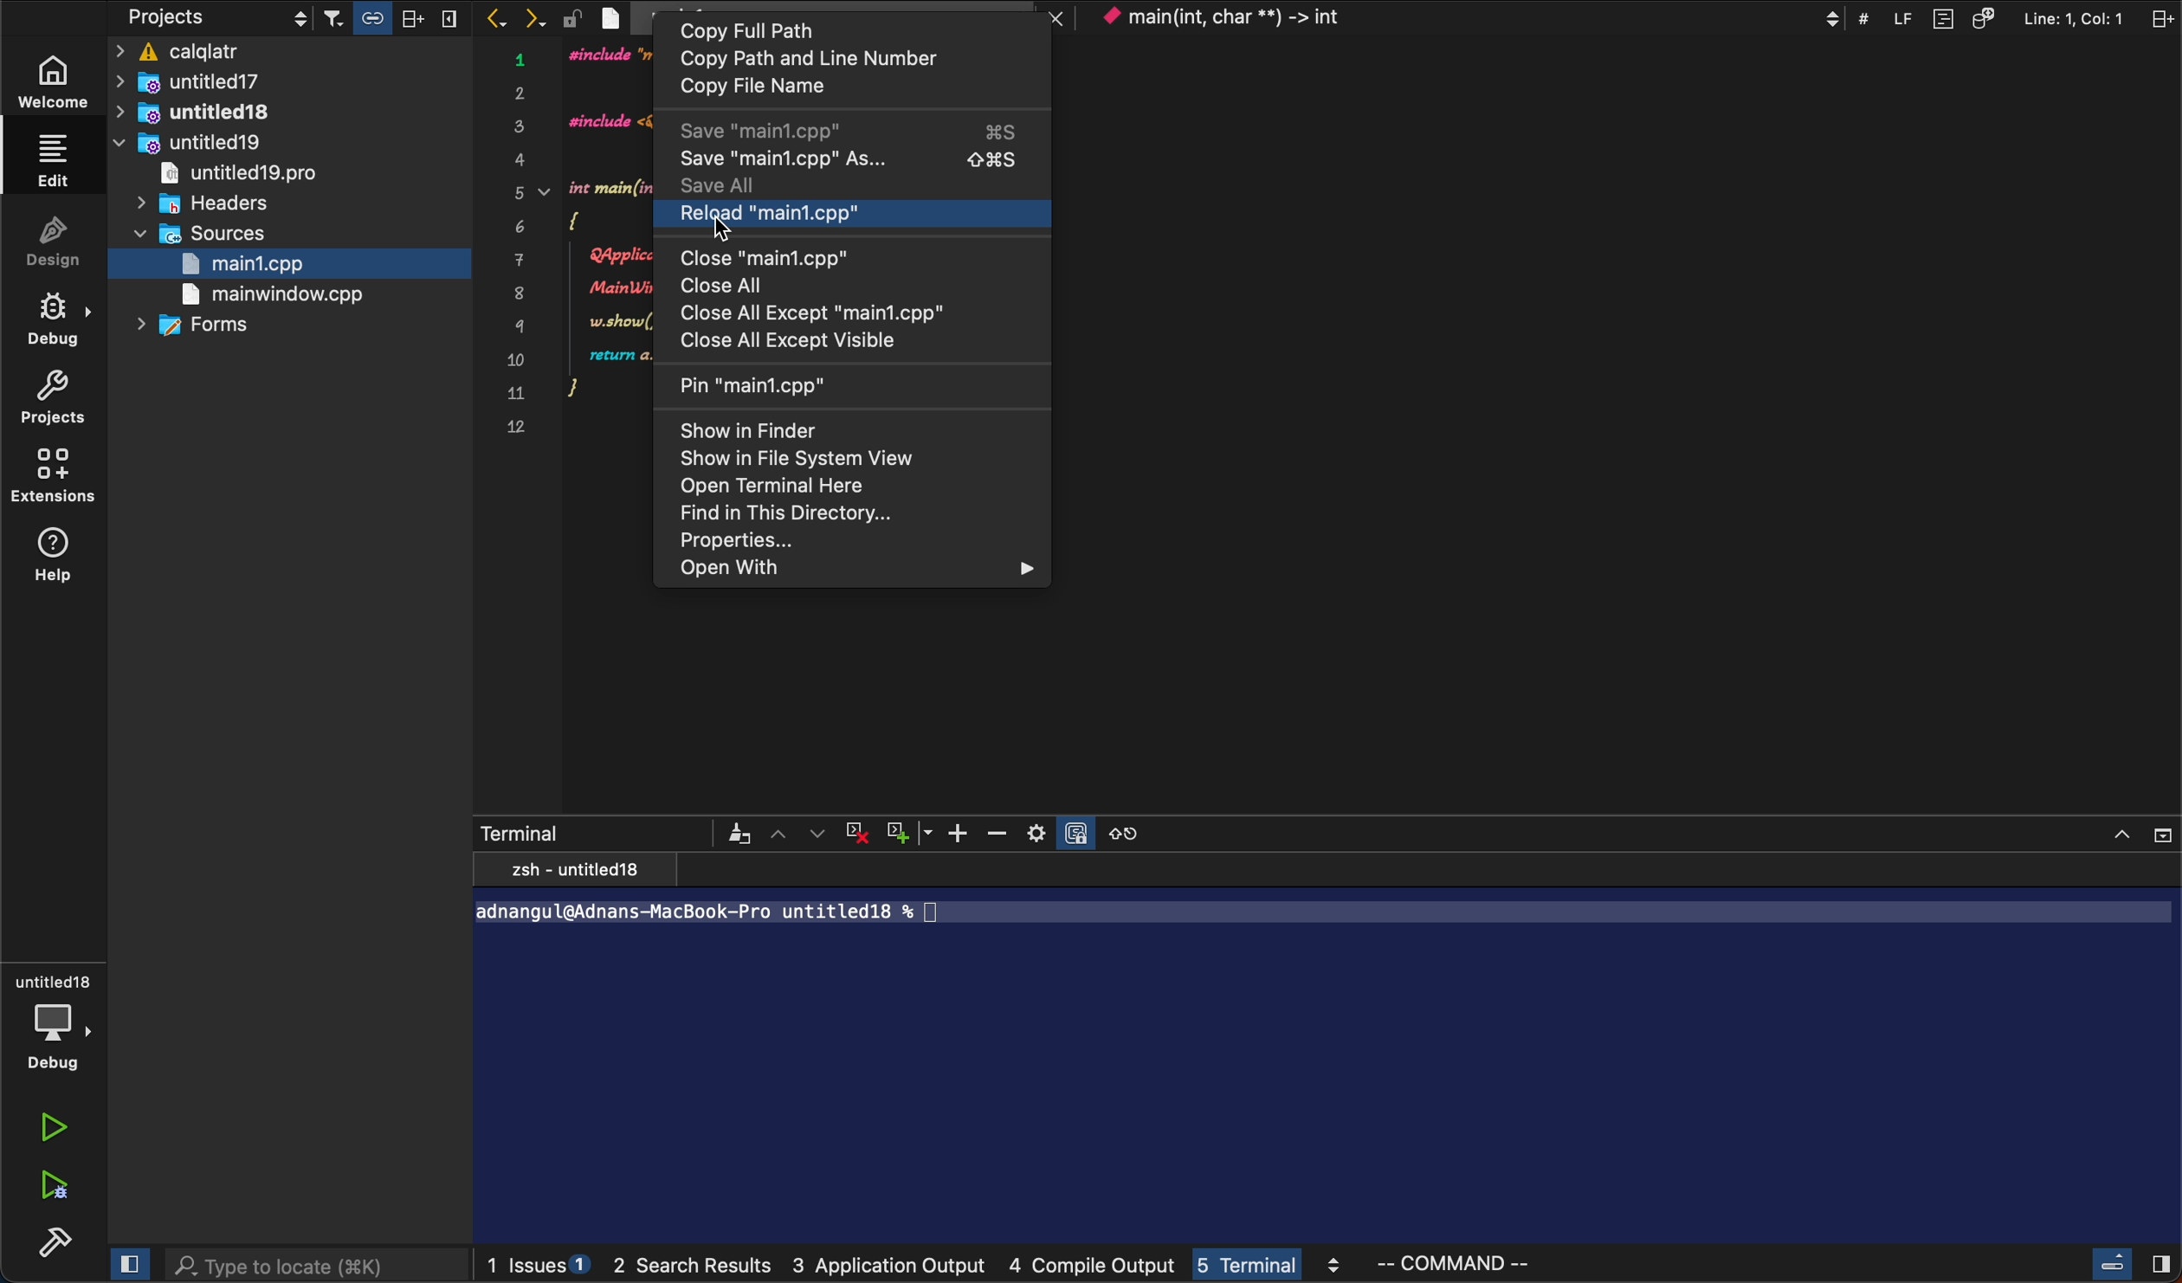  What do you see at coordinates (804, 342) in the screenshot?
I see `close except visible` at bounding box center [804, 342].